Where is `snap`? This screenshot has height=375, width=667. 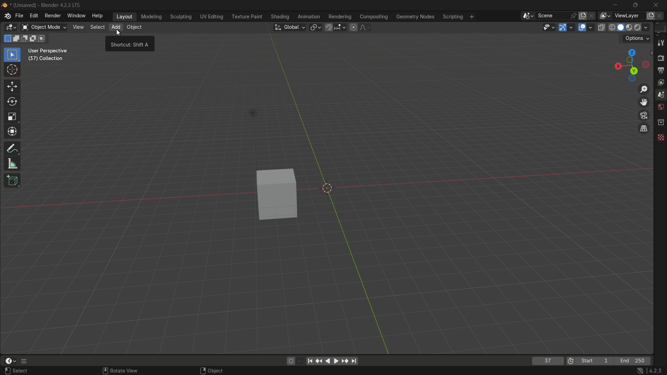 snap is located at coordinates (336, 27).